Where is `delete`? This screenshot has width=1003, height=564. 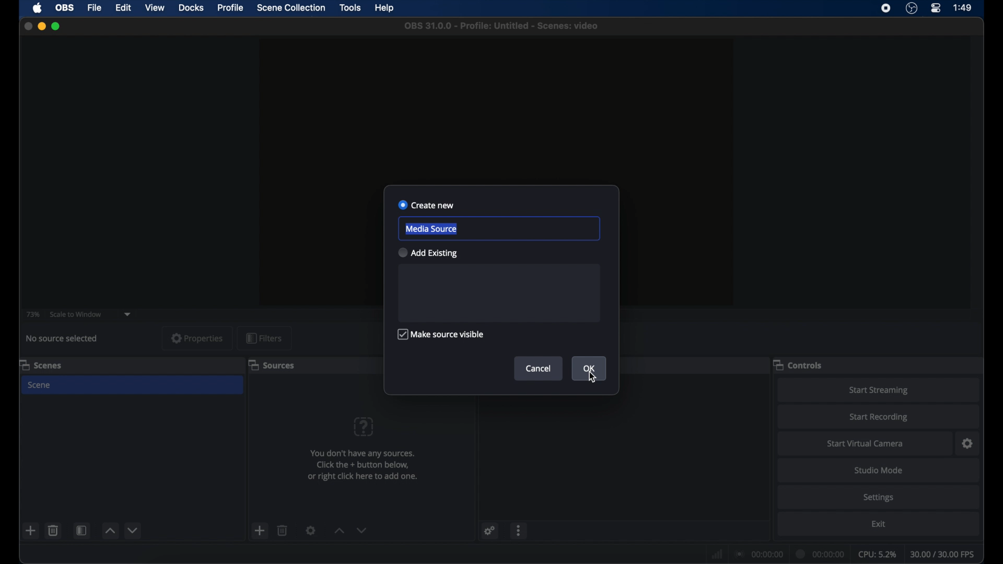 delete is located at coordinates (53, 531).